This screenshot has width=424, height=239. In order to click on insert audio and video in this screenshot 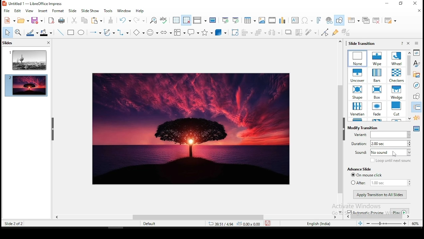, I will do `click(271, 20)`.